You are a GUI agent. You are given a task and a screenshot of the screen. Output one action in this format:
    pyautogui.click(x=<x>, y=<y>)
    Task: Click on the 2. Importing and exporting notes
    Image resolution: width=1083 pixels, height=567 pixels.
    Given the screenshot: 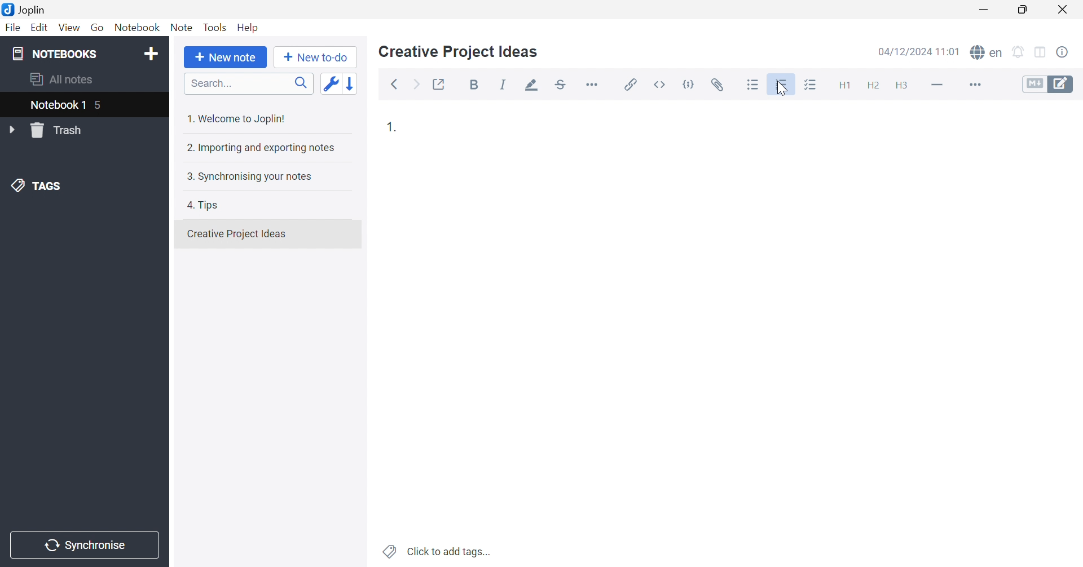 What is the action you would take?
    pyautogui.click(x=263, y=149)
    